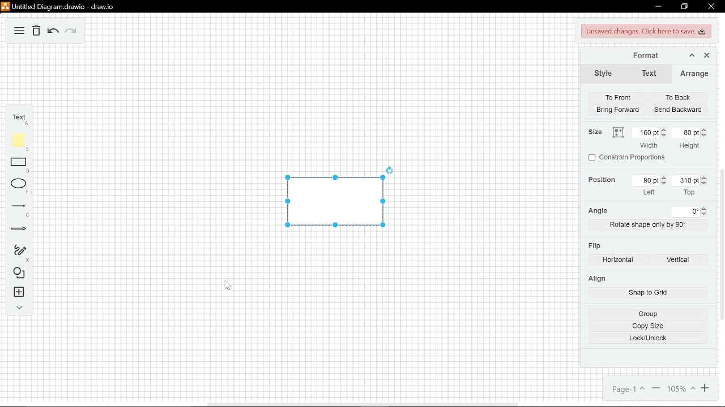 The image size is (725, 407). I want to click on current angle, so click(685, 213).